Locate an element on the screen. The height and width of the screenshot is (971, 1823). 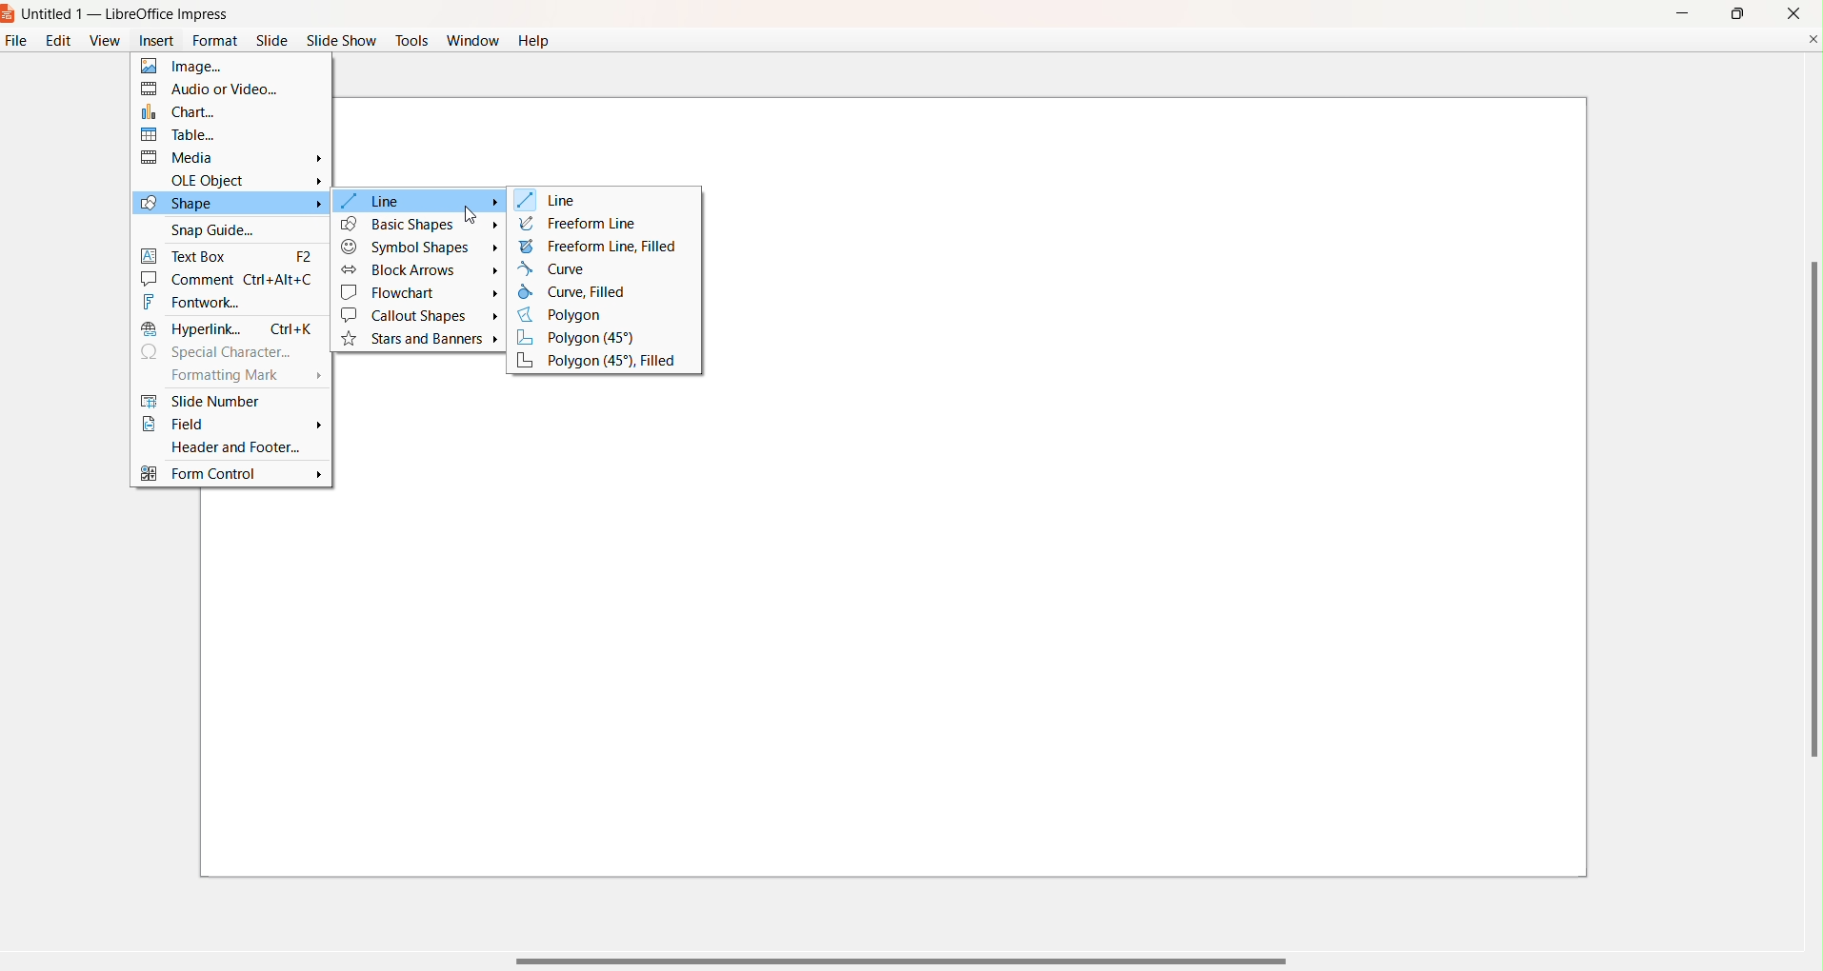
Header and Footer is located at coordinates (227, 446).